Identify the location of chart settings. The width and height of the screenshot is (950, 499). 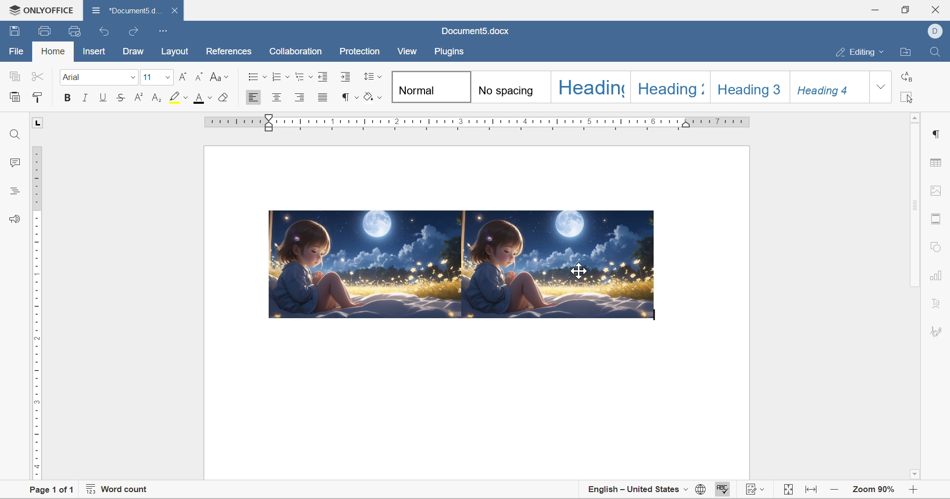
(937, 274).